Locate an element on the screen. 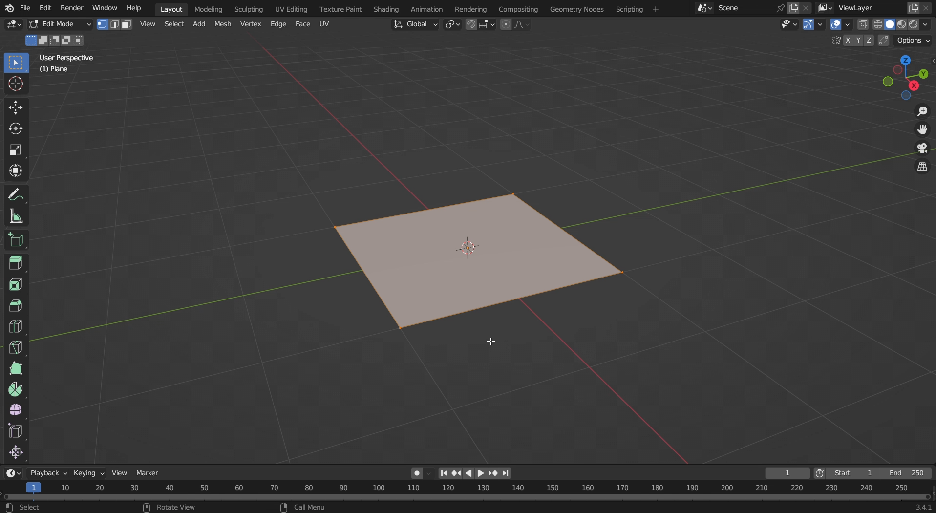  Scale is located at coordinates (17, 149).